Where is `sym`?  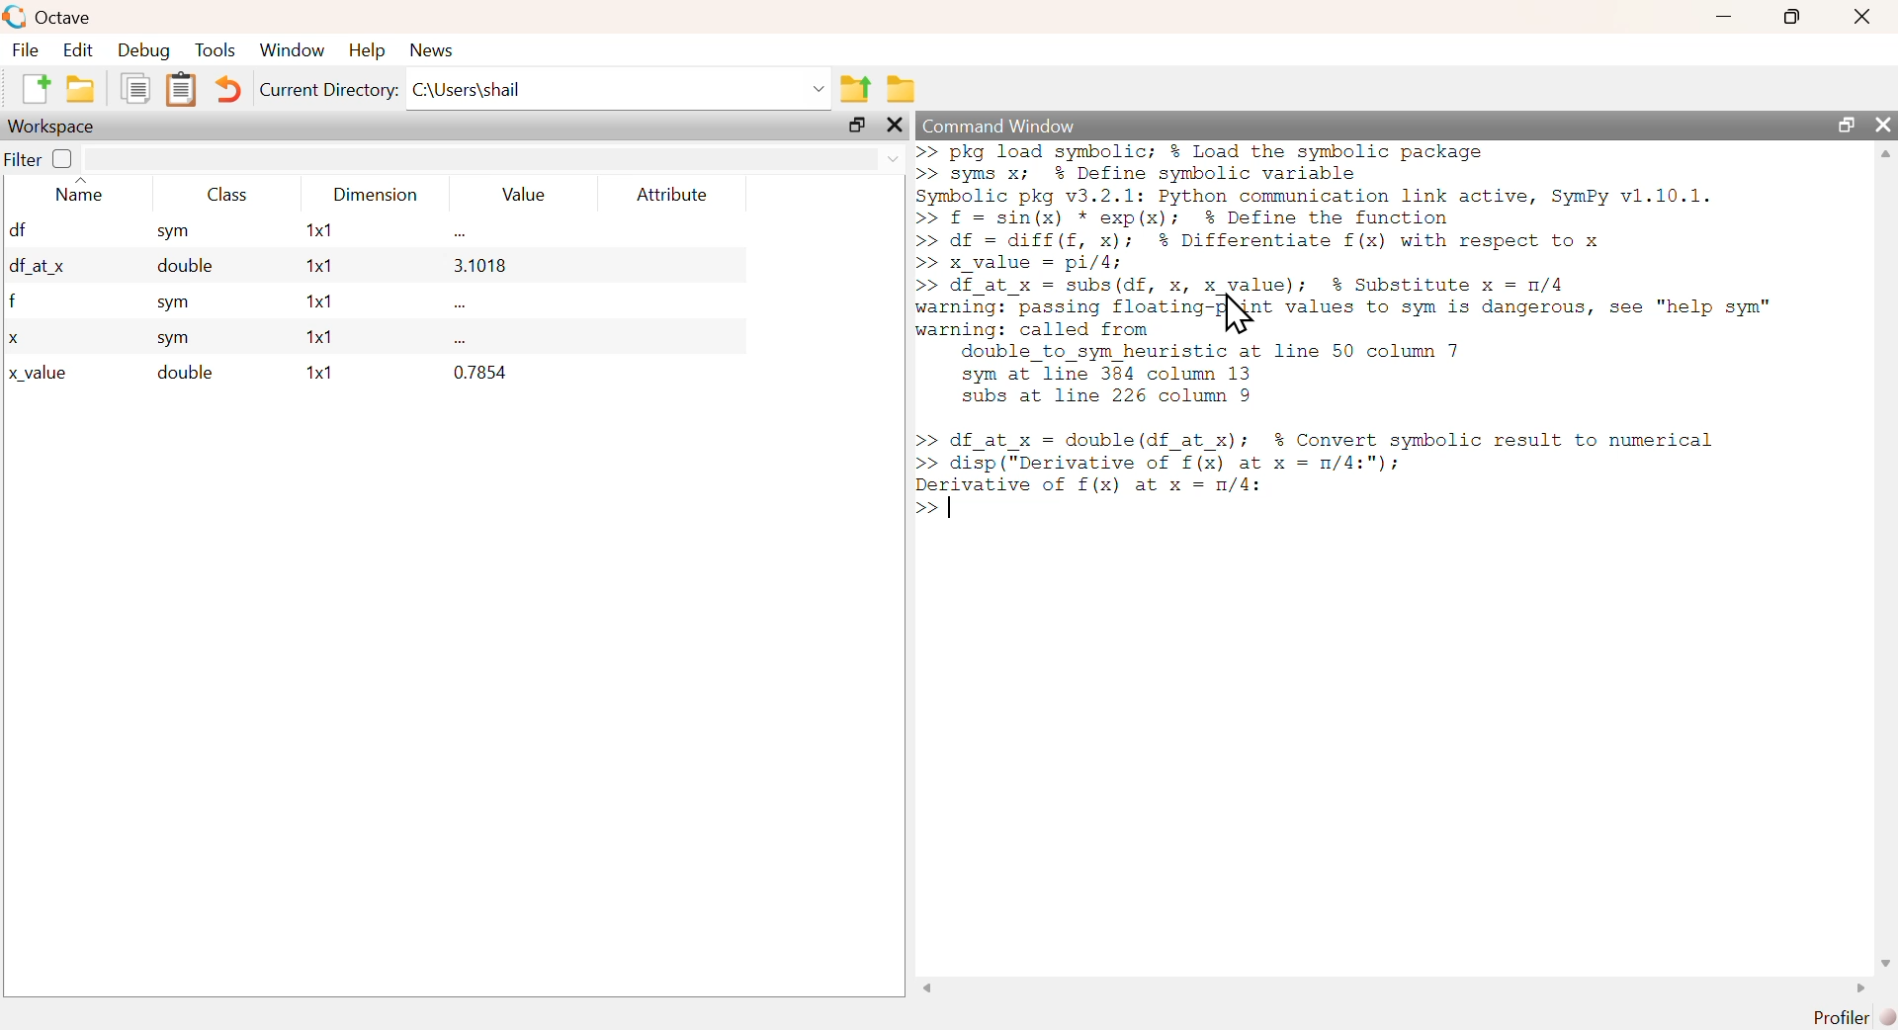
sym is located at coordinates (175, 340).